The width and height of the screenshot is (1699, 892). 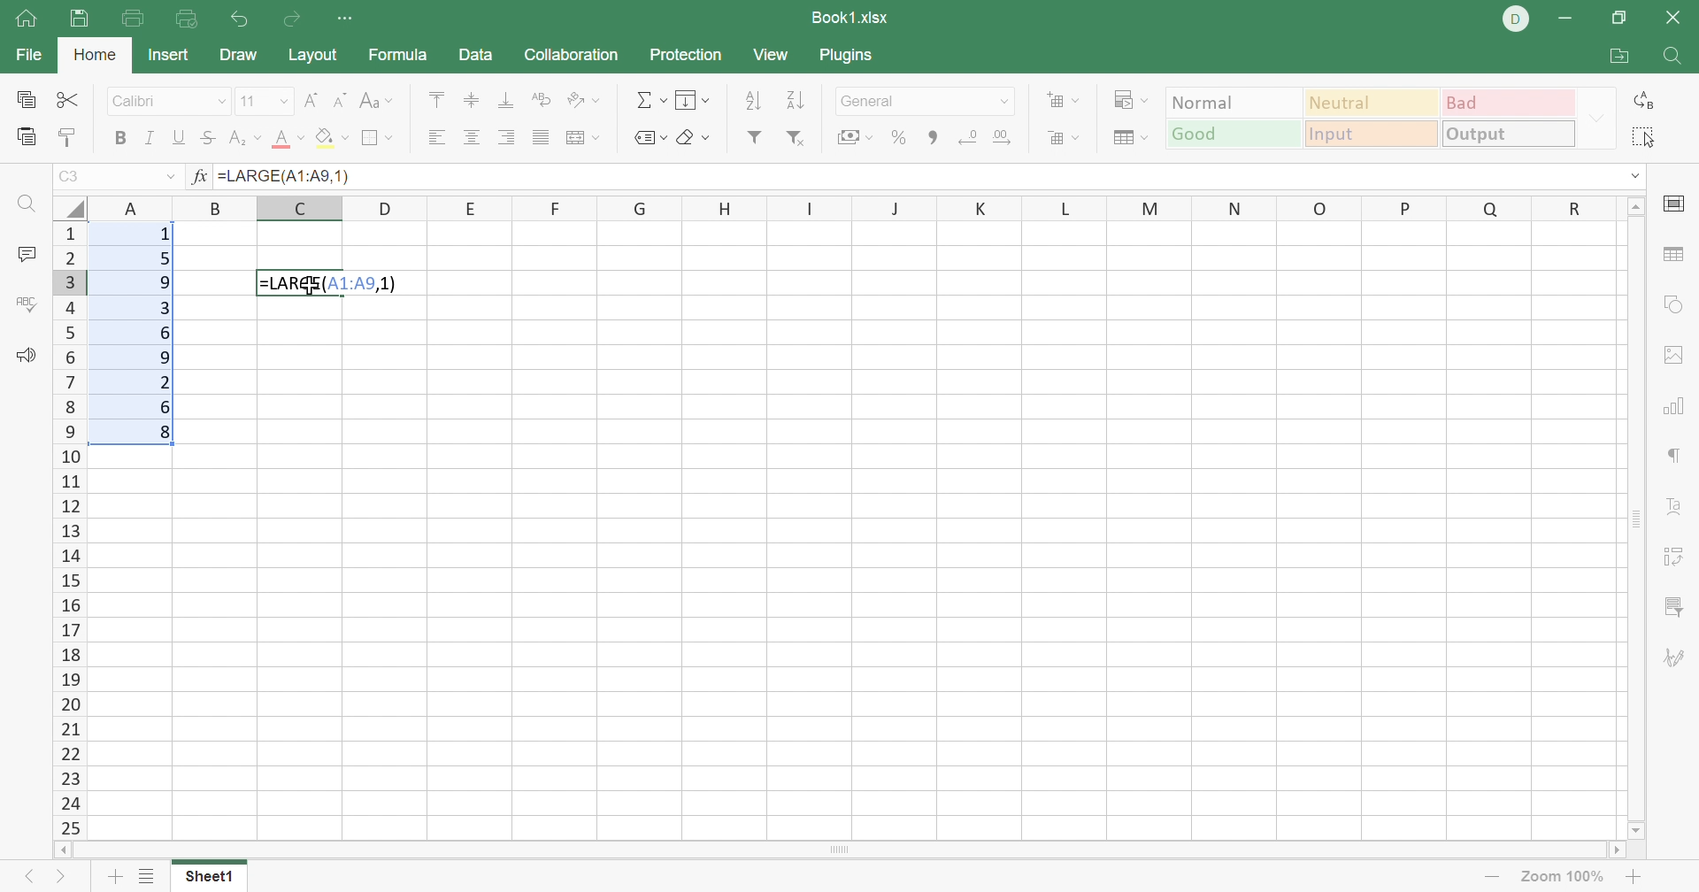 What do you see at coordinates (25, 56) in the screenshot?
I see `File` at bounding box center [25, 56].